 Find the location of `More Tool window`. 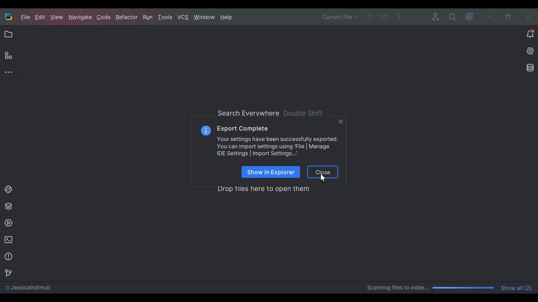

More Tool window is located at coordinates (7, 72).